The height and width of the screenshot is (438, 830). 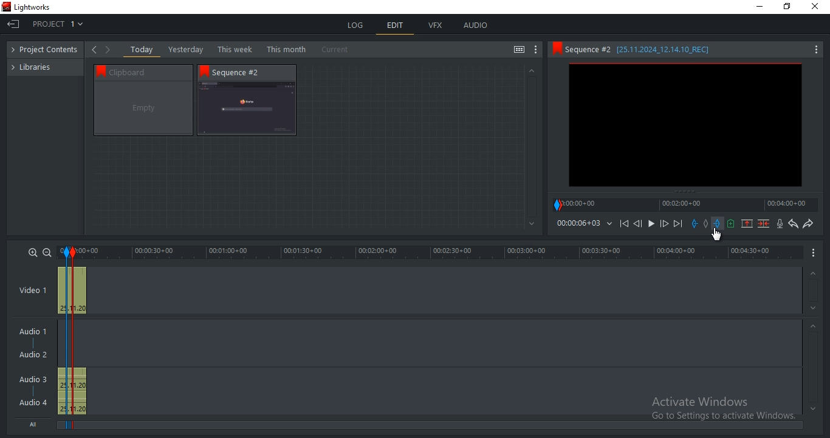 What do you see at coordinates (519, 50) in the screenshot?
I see `toggle ` at bounding box center [519, 50].